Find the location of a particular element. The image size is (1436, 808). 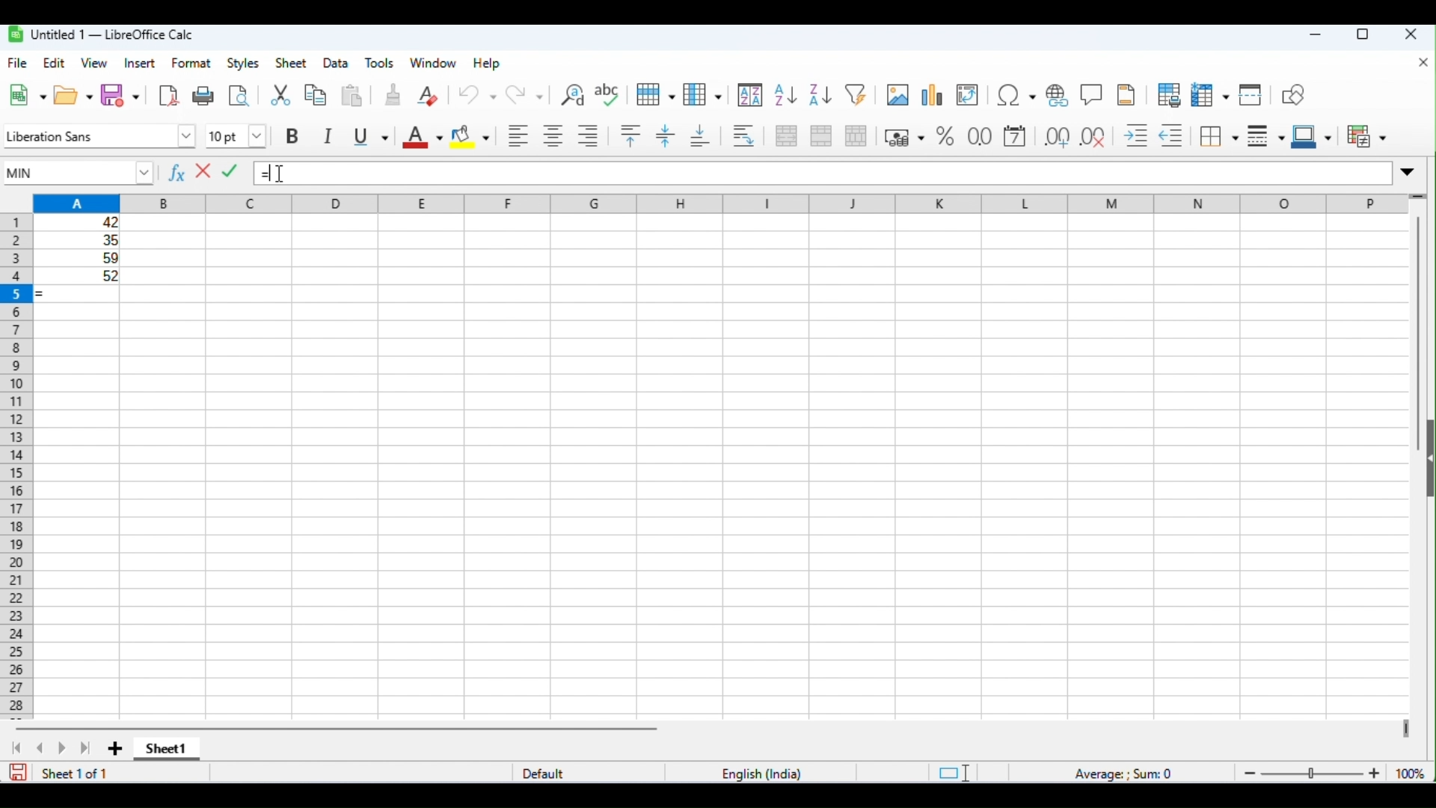

align left is located at coordinates (516, 135).